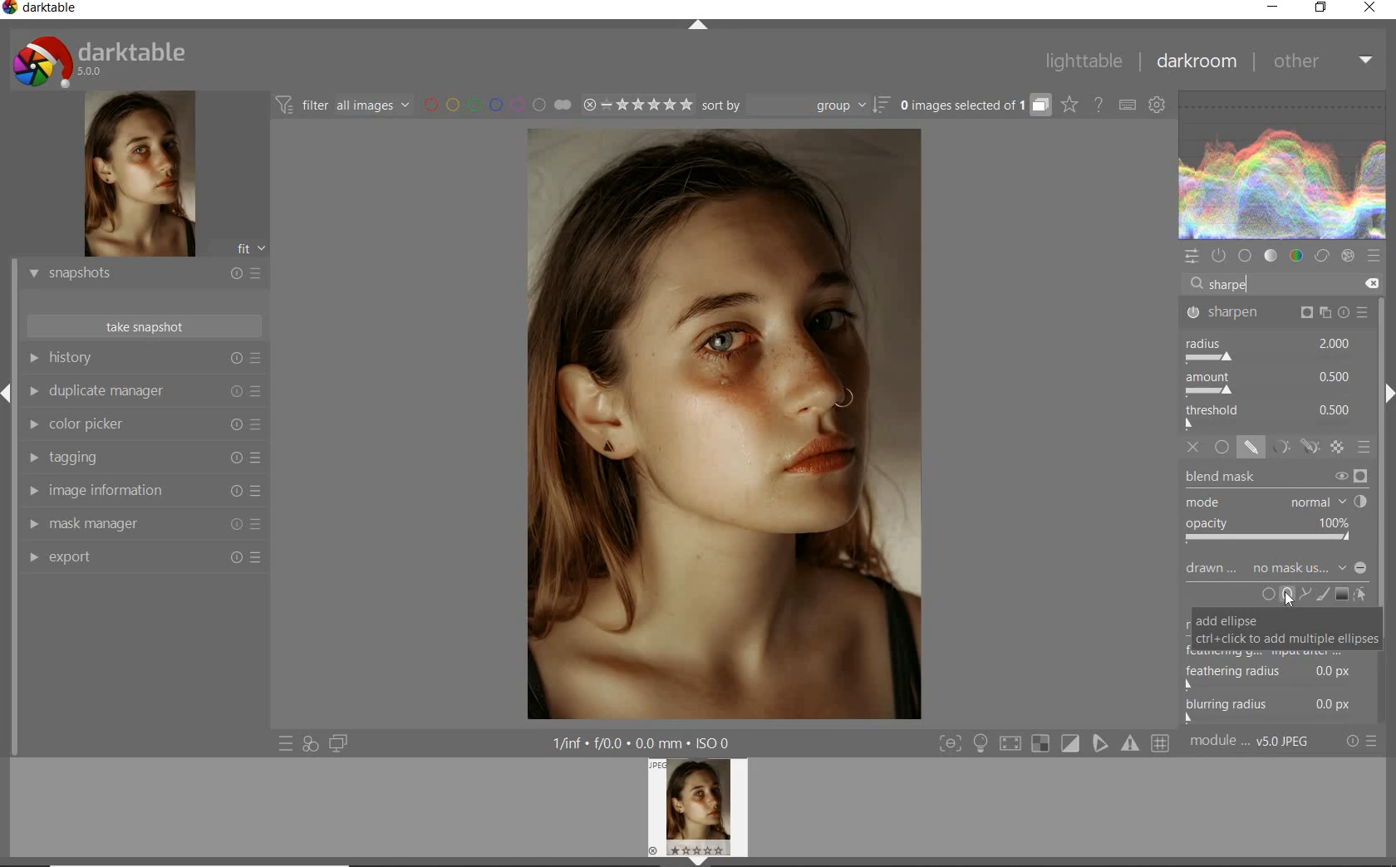  What do you see at coordinates (1274, 568) in the screenshot?
I see `DRAWN MASK` at bounding box center [1274, 568].